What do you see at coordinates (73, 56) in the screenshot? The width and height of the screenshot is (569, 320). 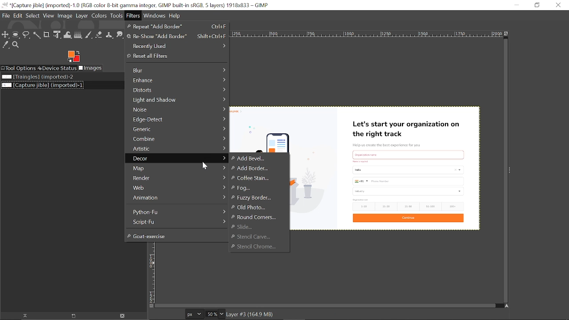 I see `Foreground color` at bounding box center [73, 56].